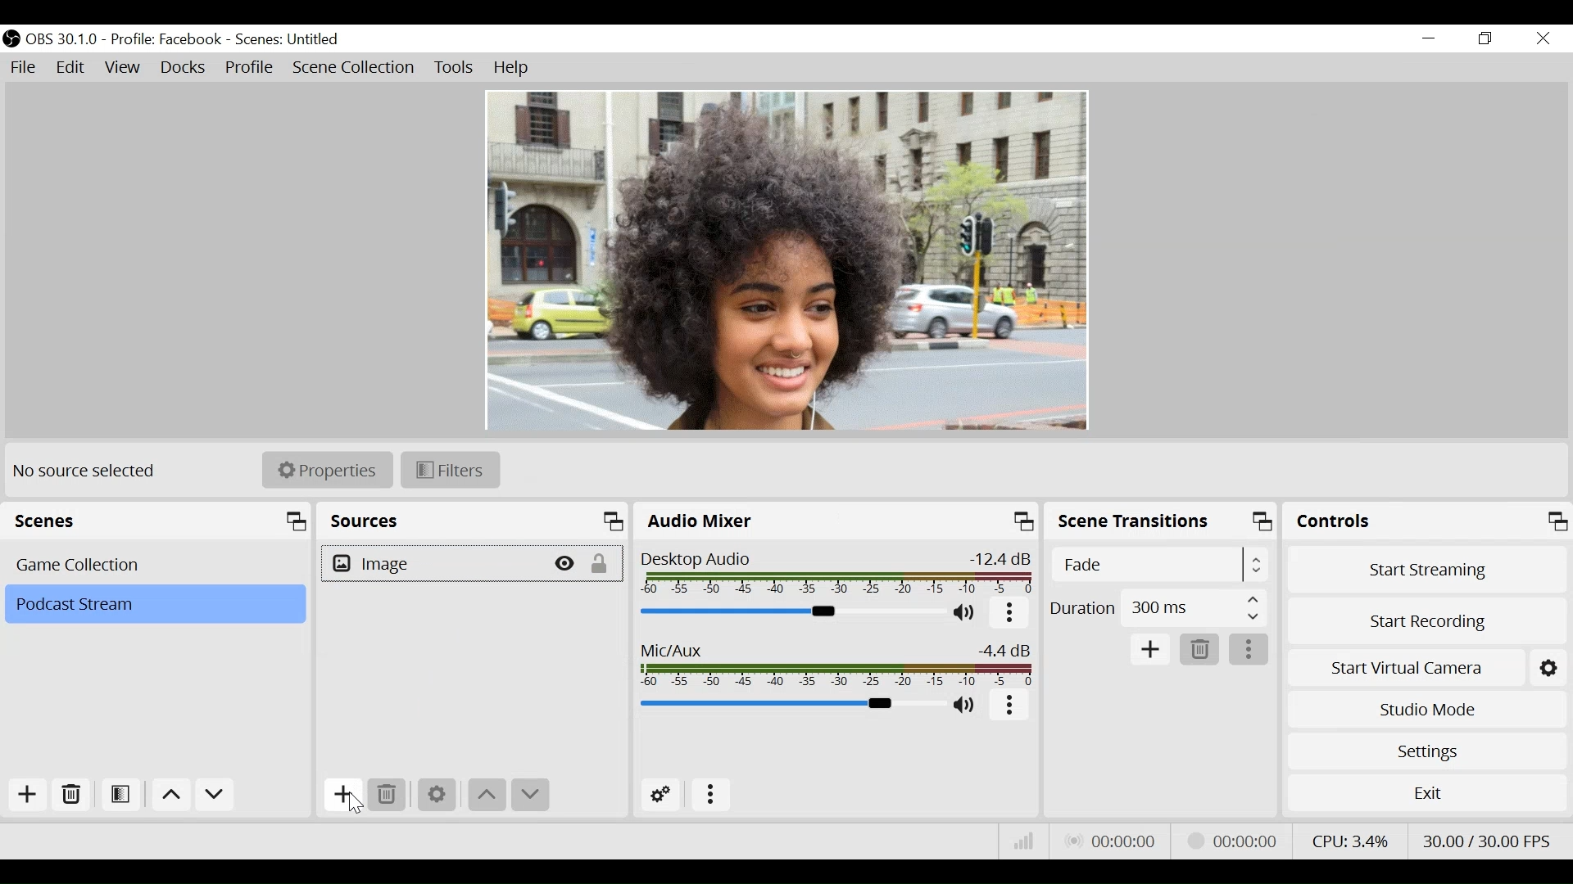 This screenshot has height=884, width=1573. What do you see at coordinates (1542, 39) in the screenshot?
I see `Close` at bounding box center [1542, 39].